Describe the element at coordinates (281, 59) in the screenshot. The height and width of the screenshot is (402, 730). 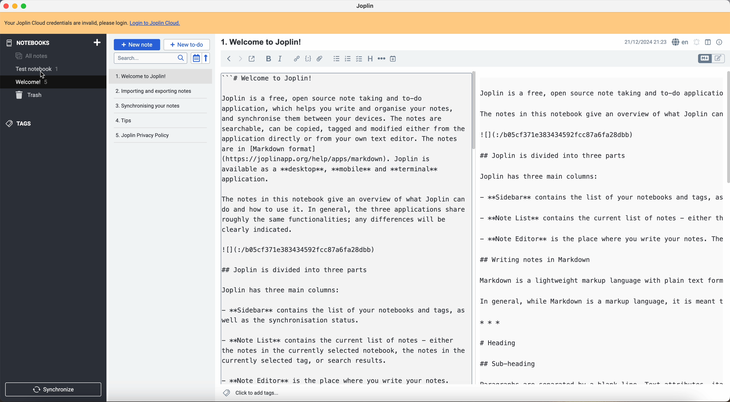
I see `italic` at that location.